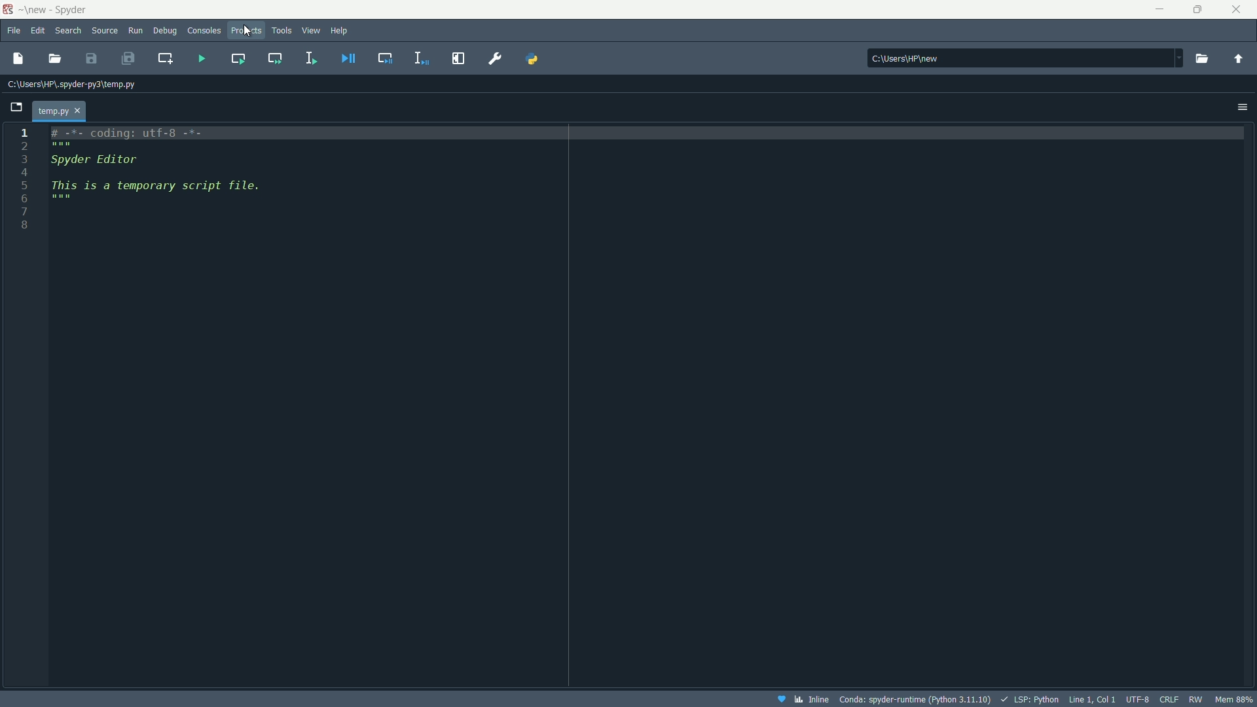 Image resolution: width=1257 pixels, height=707 pixels. Describe the element at coordinates (313, 59) in the screenshot. I see `Run selection or current line` at that location.